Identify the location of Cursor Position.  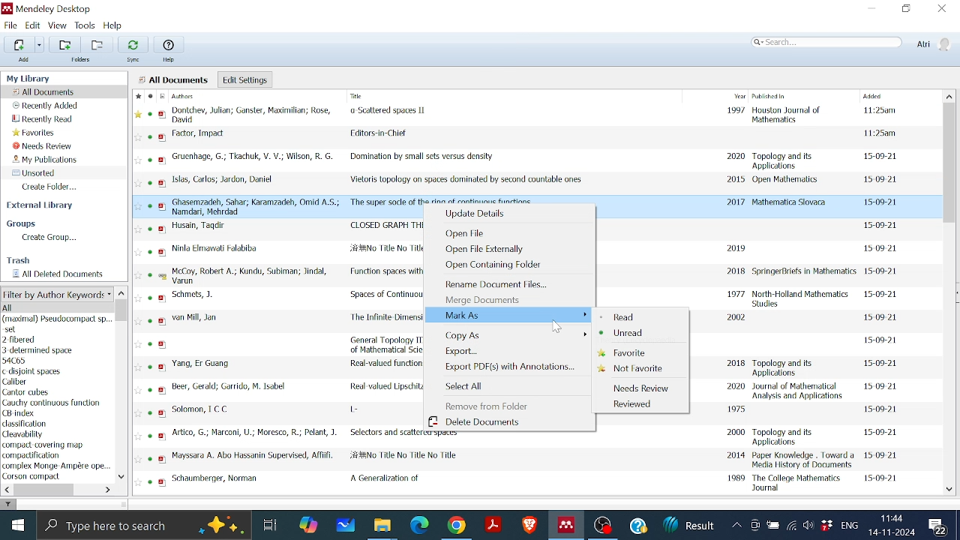
(558, 328).